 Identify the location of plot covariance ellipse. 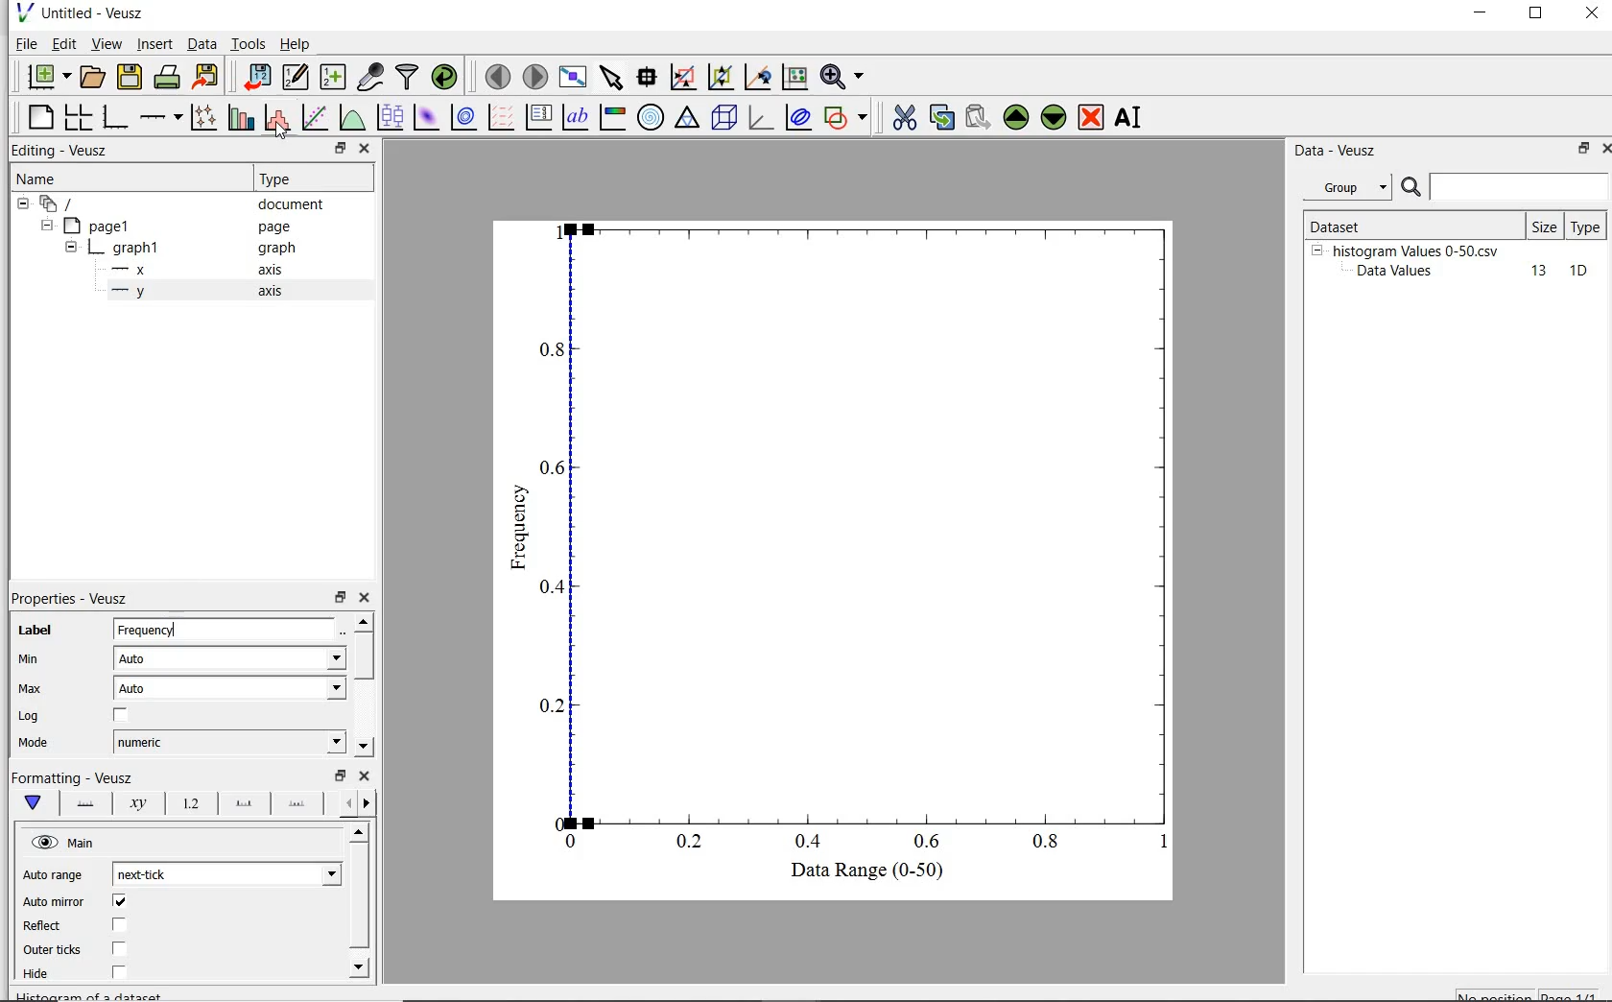
(798, 120).